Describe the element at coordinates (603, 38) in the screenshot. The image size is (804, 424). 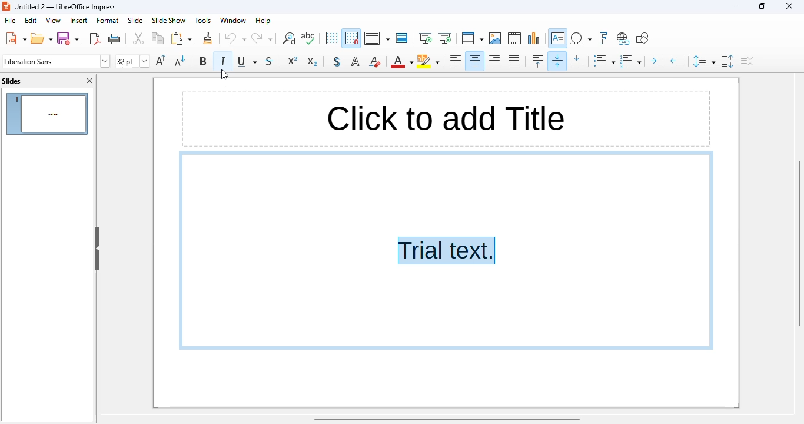
I see `insert fontwork text` at that location.